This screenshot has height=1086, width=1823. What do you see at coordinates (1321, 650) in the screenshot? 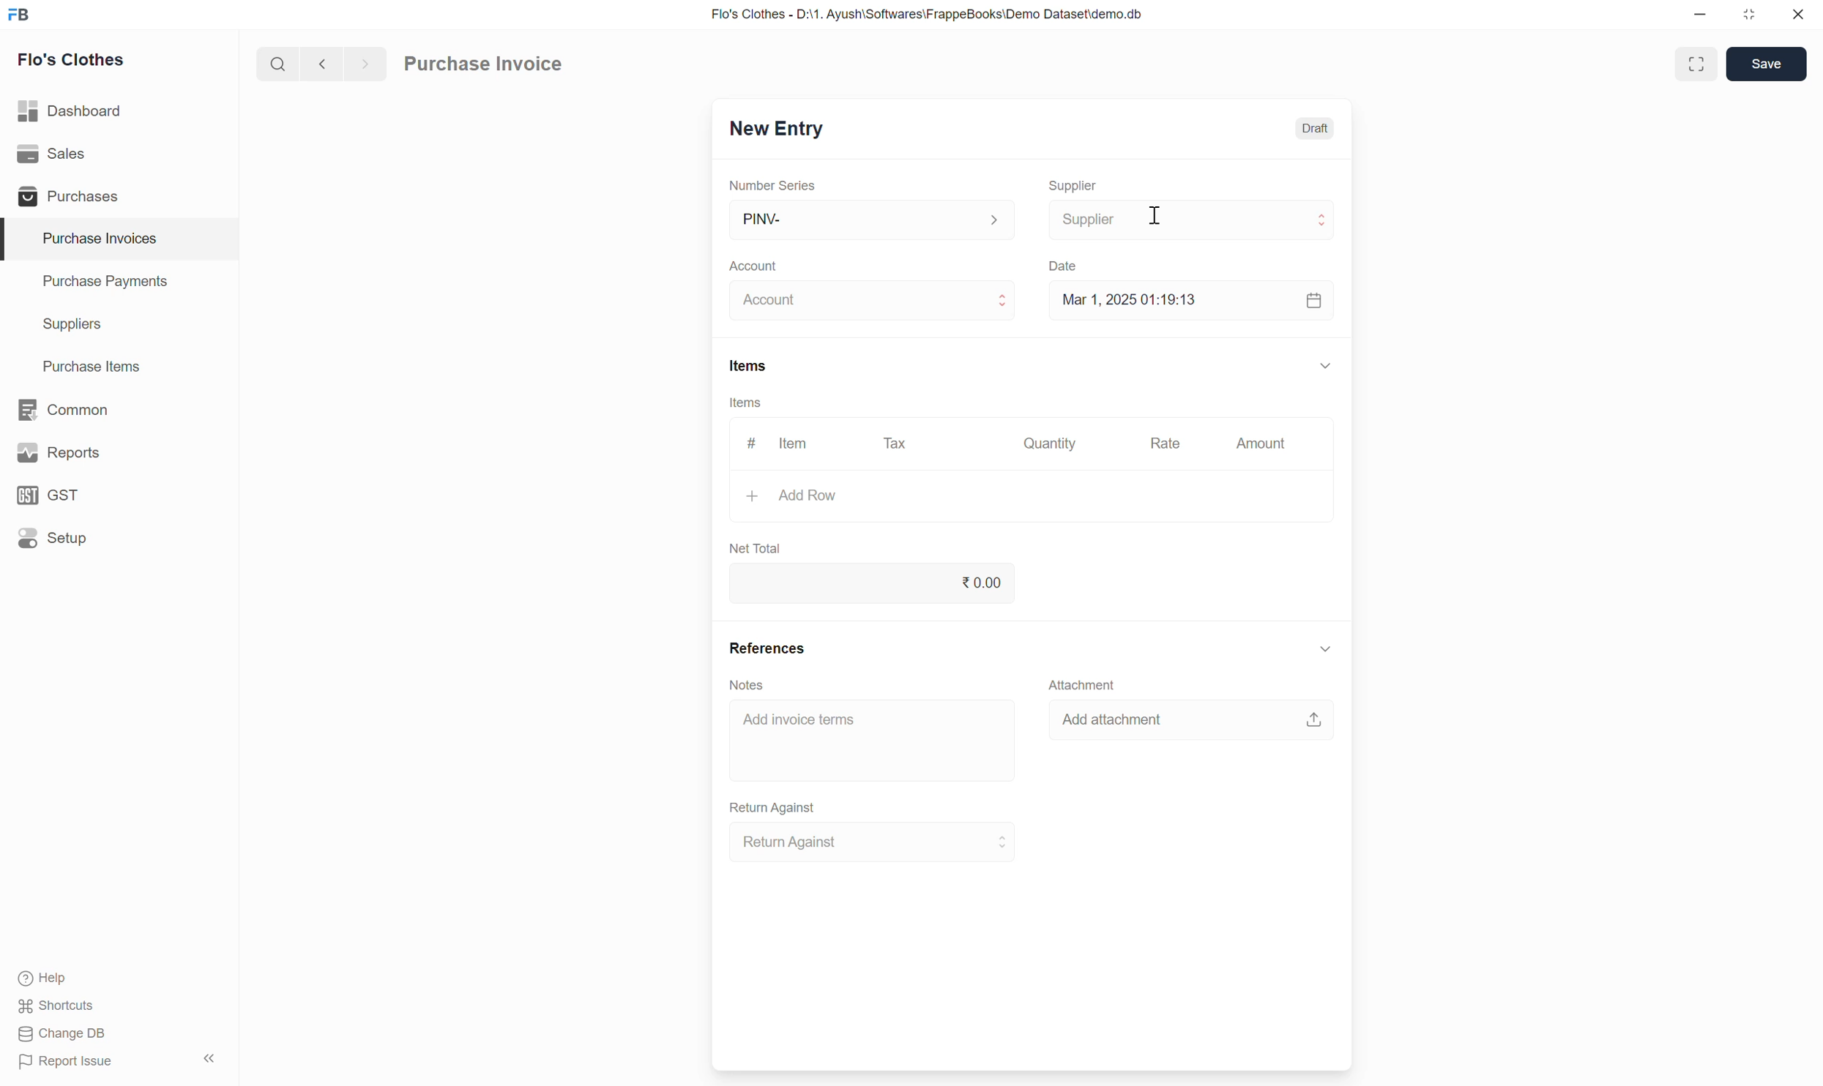
I see `expand` at bounding box center [1321, 650].